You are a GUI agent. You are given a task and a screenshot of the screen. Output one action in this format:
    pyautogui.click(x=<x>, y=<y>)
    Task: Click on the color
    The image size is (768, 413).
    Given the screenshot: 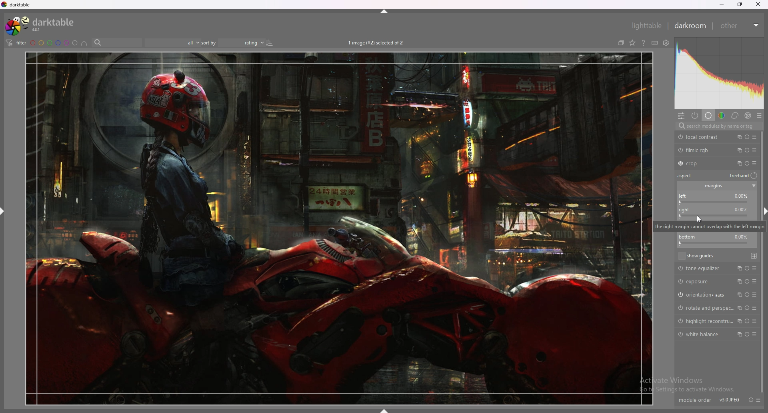 What is the action you would take?
    pyautogui.click(x=722, y=116)
    